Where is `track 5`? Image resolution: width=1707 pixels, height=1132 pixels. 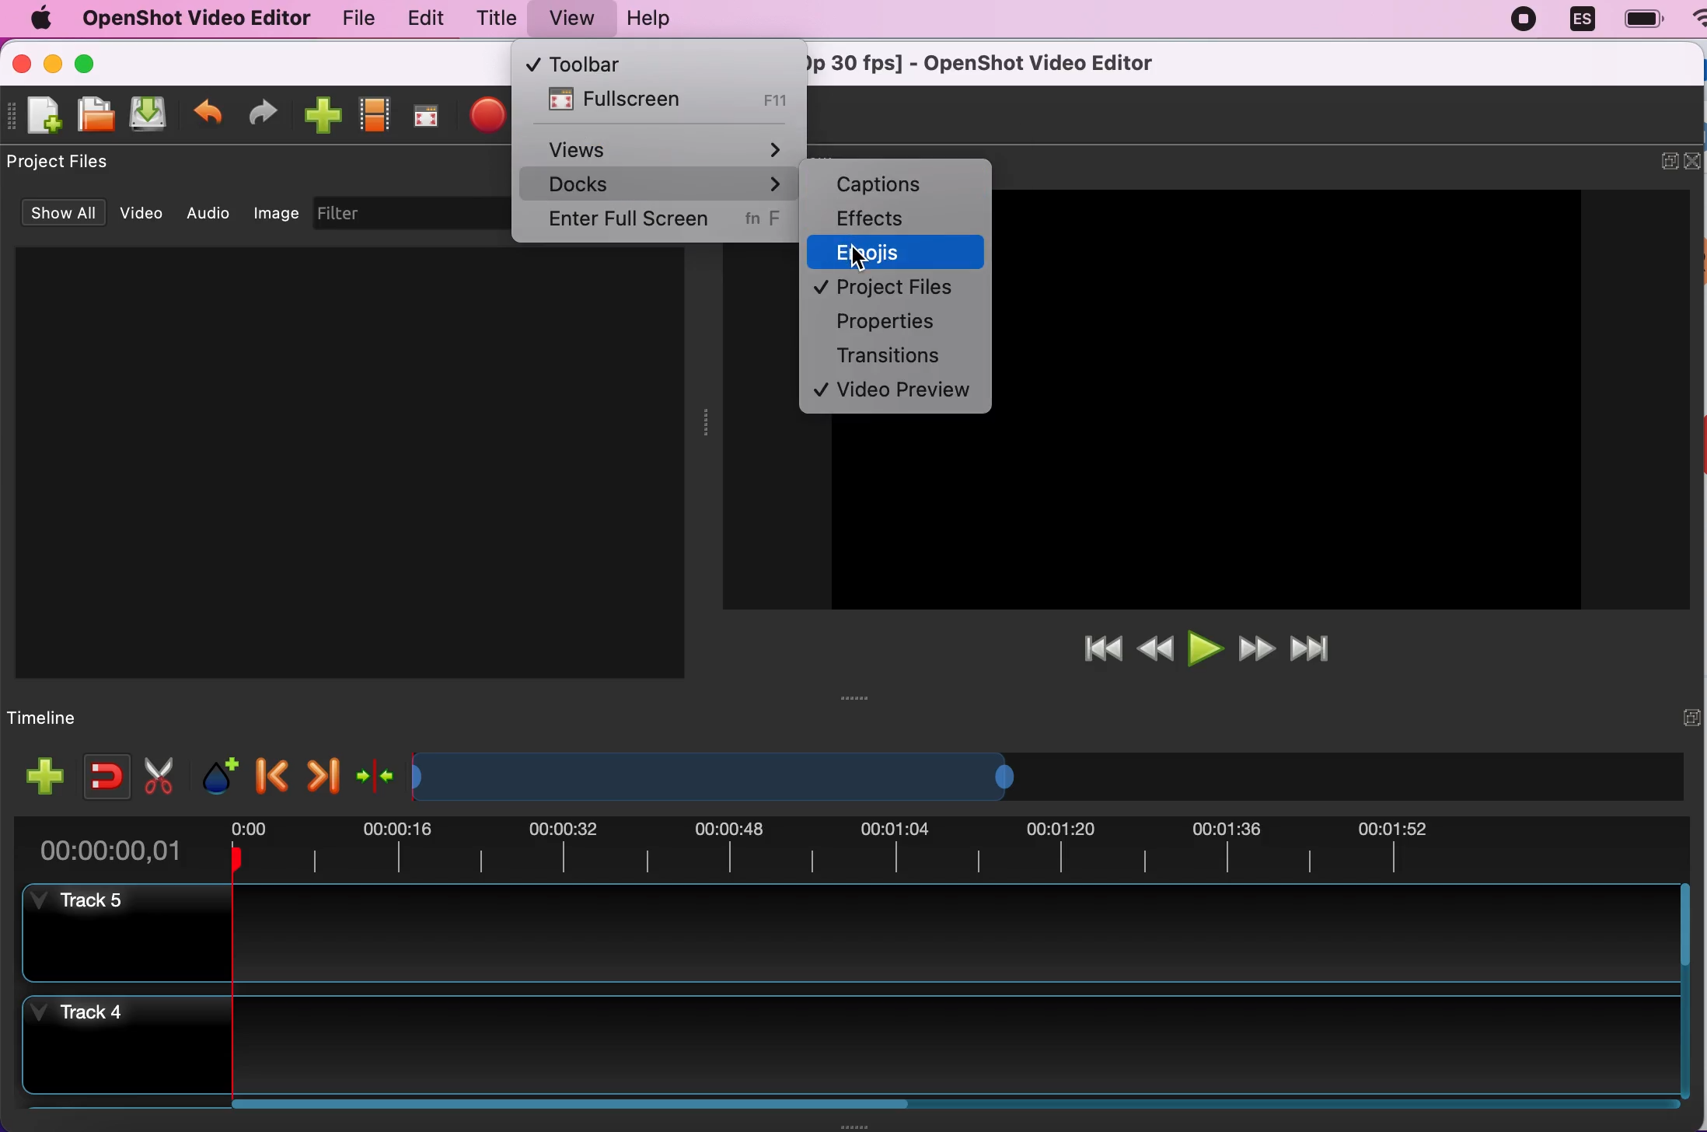 track 5 is located at coordinates (847, 934).